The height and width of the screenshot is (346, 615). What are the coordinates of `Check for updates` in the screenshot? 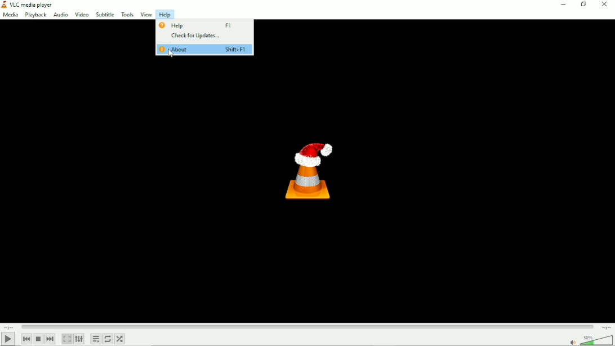 It's located at (204, 36).